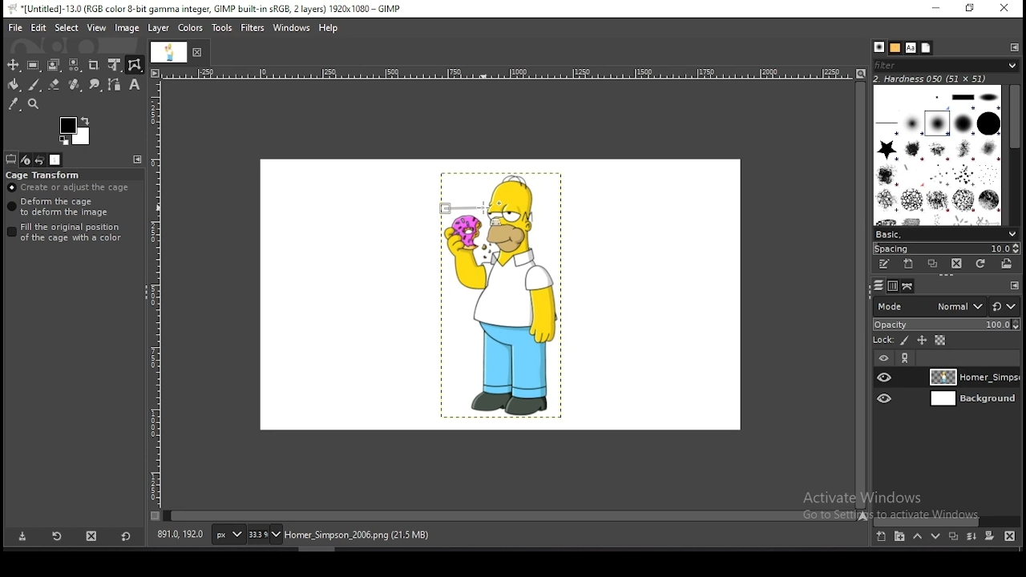 This screenshot has width=1026, height=577. What do you see at coordinates (134, 85) in the screenshot?
I see `text tool` at bounding box center [134, 85].